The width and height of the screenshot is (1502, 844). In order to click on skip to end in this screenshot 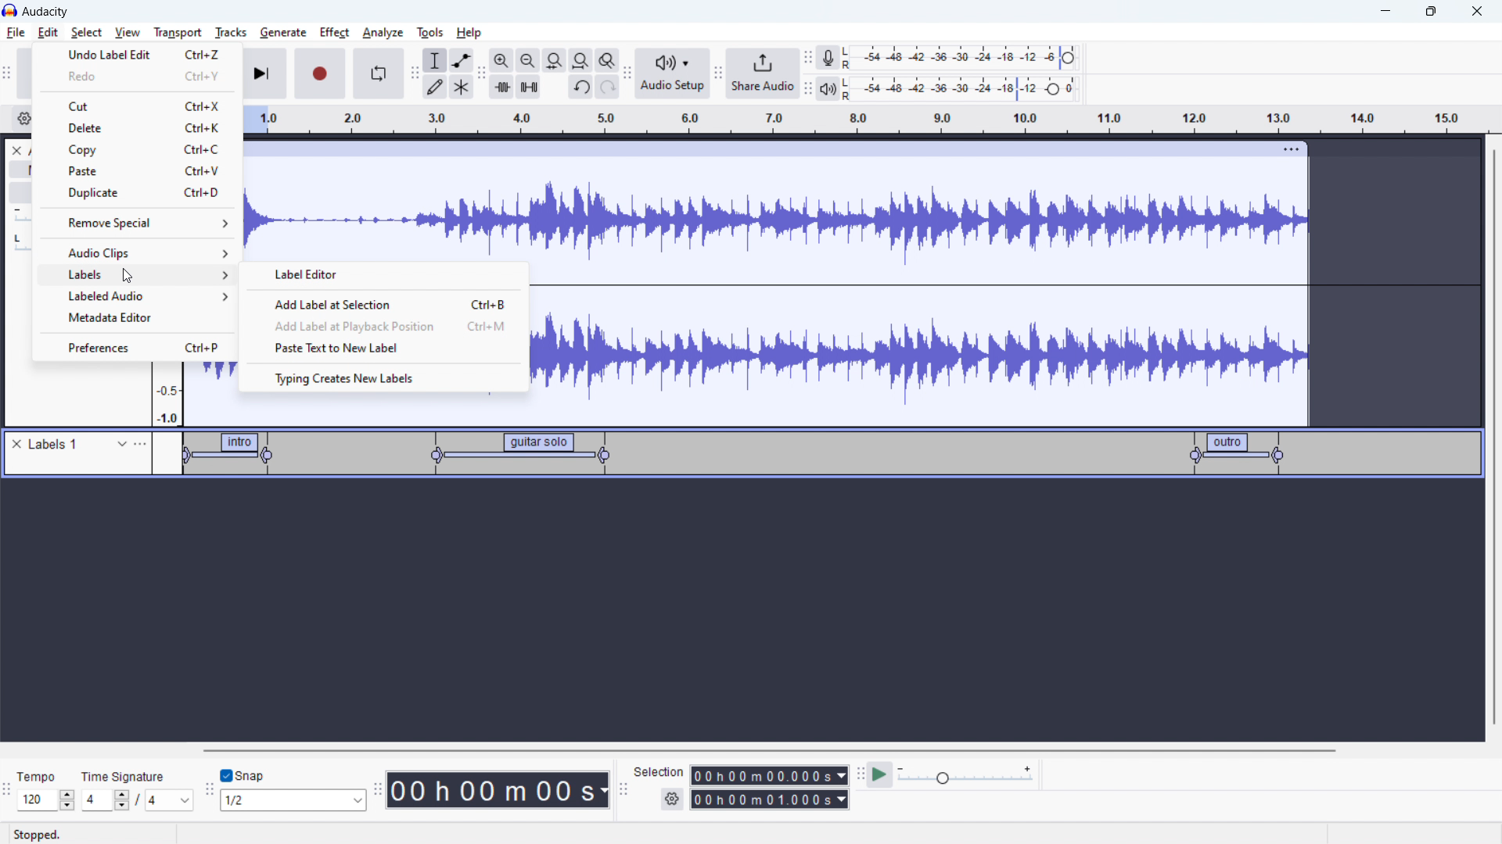, I will do `click(266, 73)`.